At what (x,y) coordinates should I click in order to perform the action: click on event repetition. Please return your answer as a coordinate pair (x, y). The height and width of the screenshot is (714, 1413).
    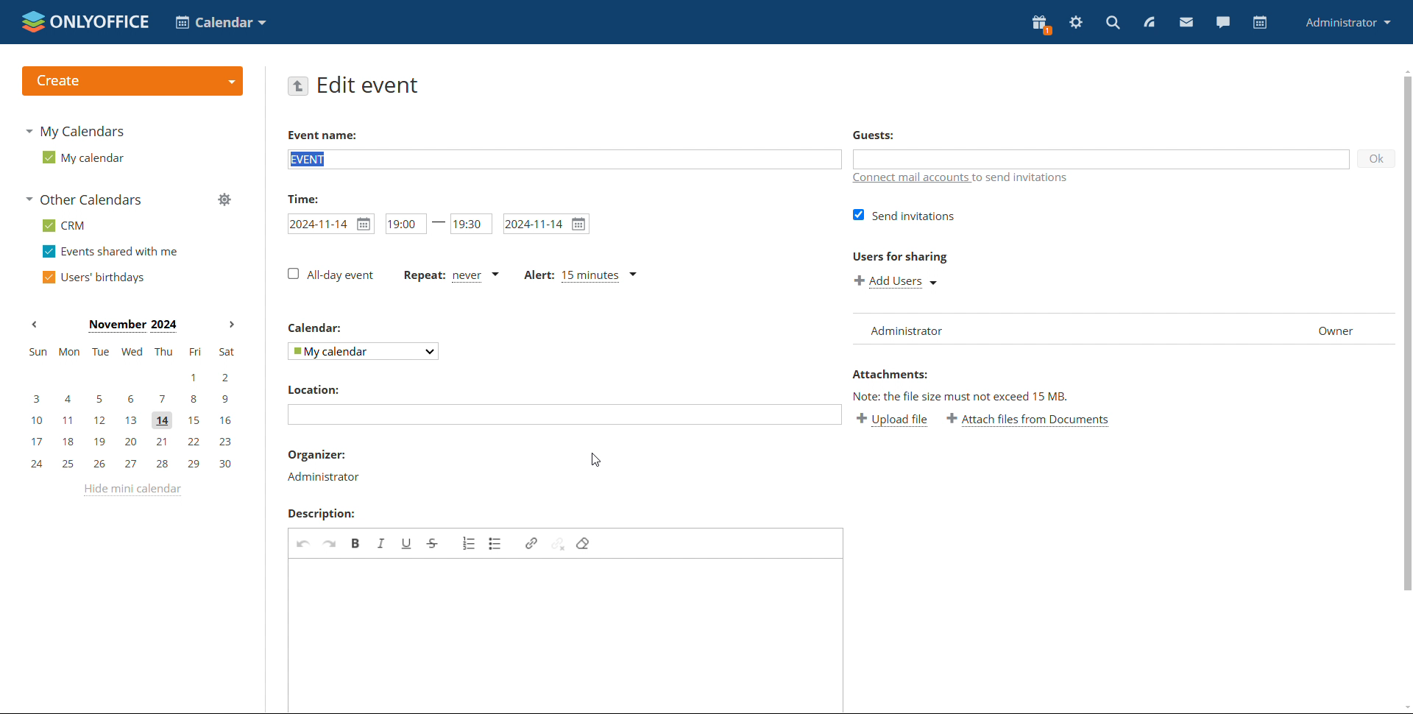
    Looking at the image, I should click on (450, 275).